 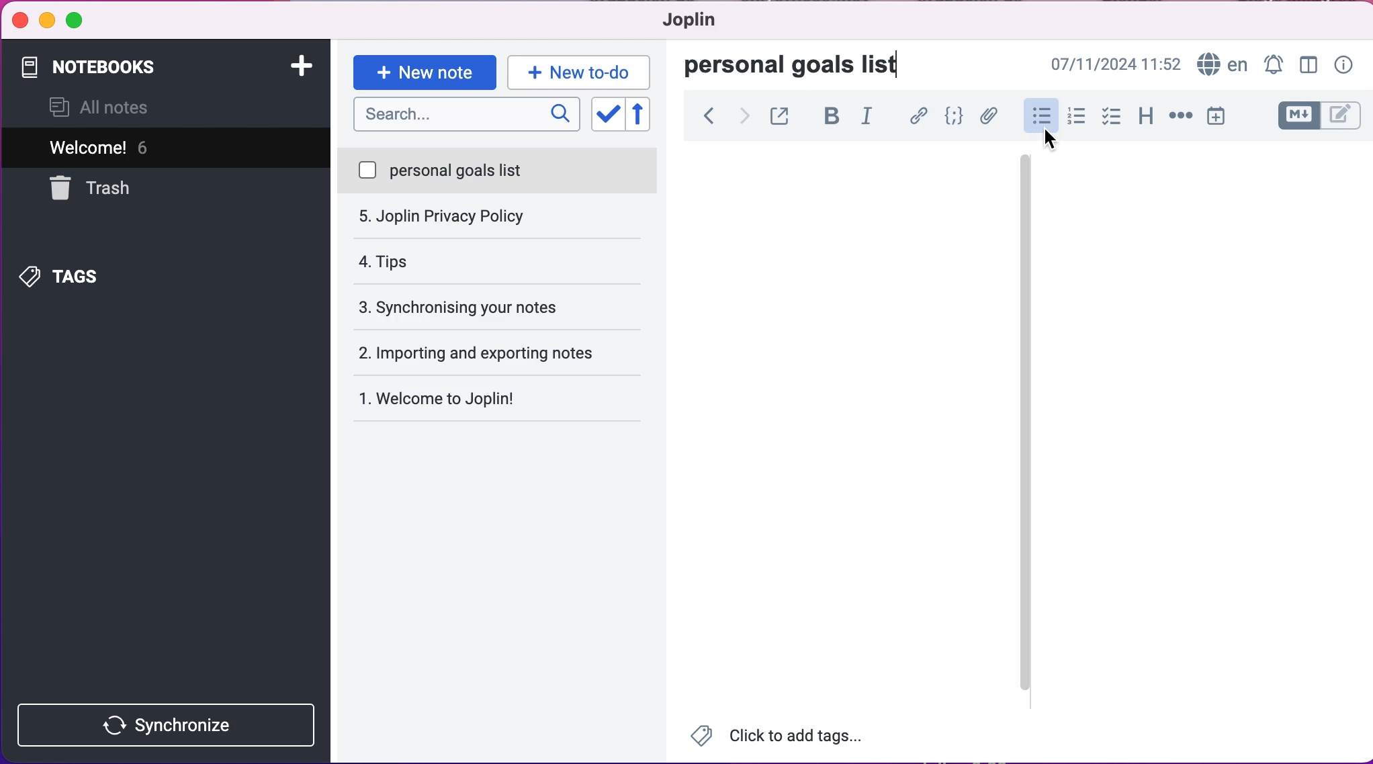 I want to click on search, so click(x=465, y=116).